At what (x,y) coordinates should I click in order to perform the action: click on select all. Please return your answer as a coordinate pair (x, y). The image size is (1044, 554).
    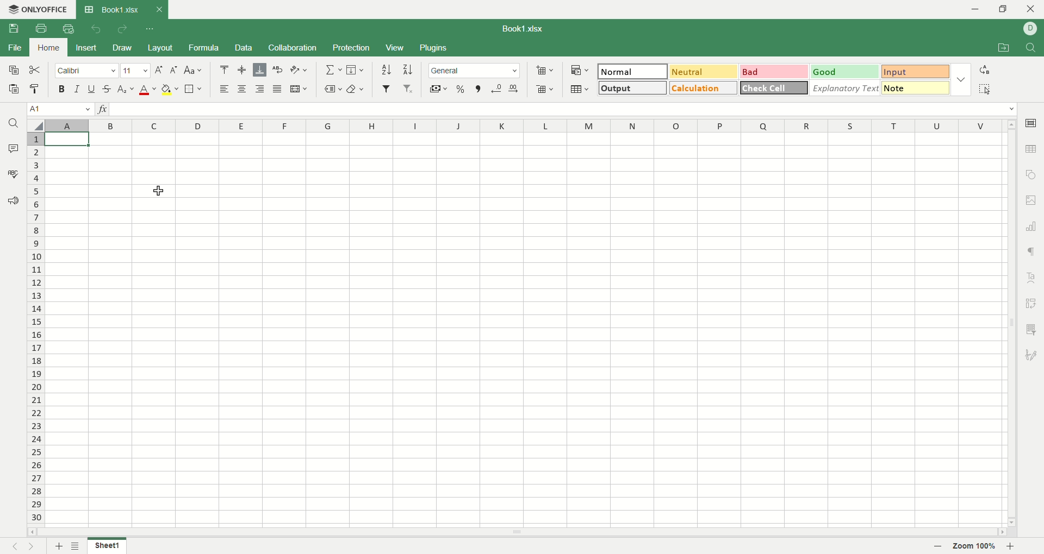
    Looking at the image, I should click on (35, 125).